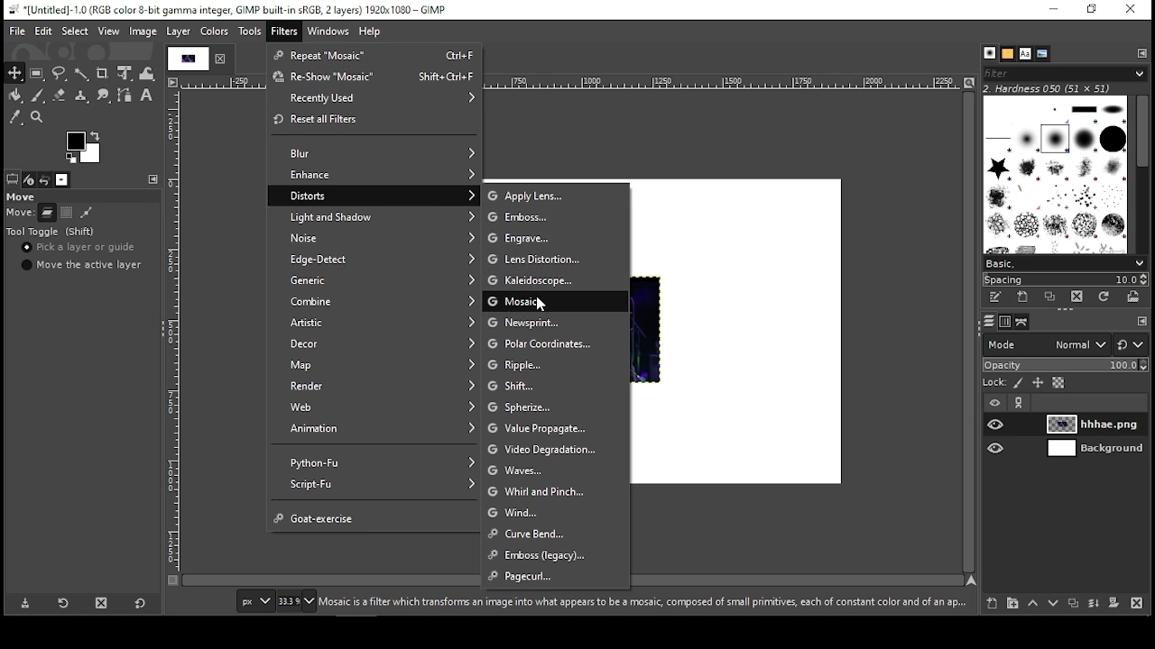 The height and width of the screenshot is (649, 1155). What do you see at coordinates (374, 281) in the screenshot?
I see `generic` at bounding box center [374, 281].